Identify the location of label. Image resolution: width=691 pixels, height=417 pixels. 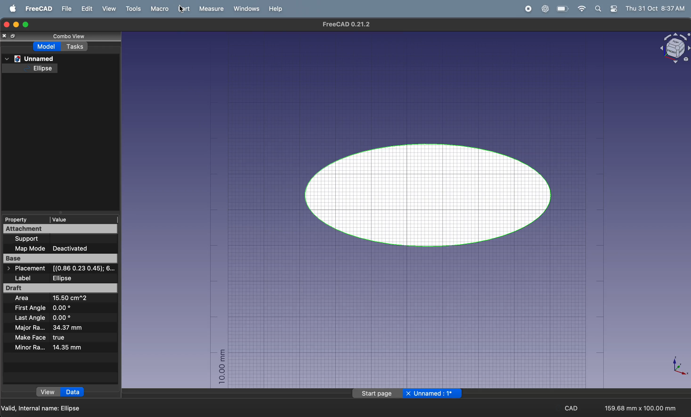
(59, 277).